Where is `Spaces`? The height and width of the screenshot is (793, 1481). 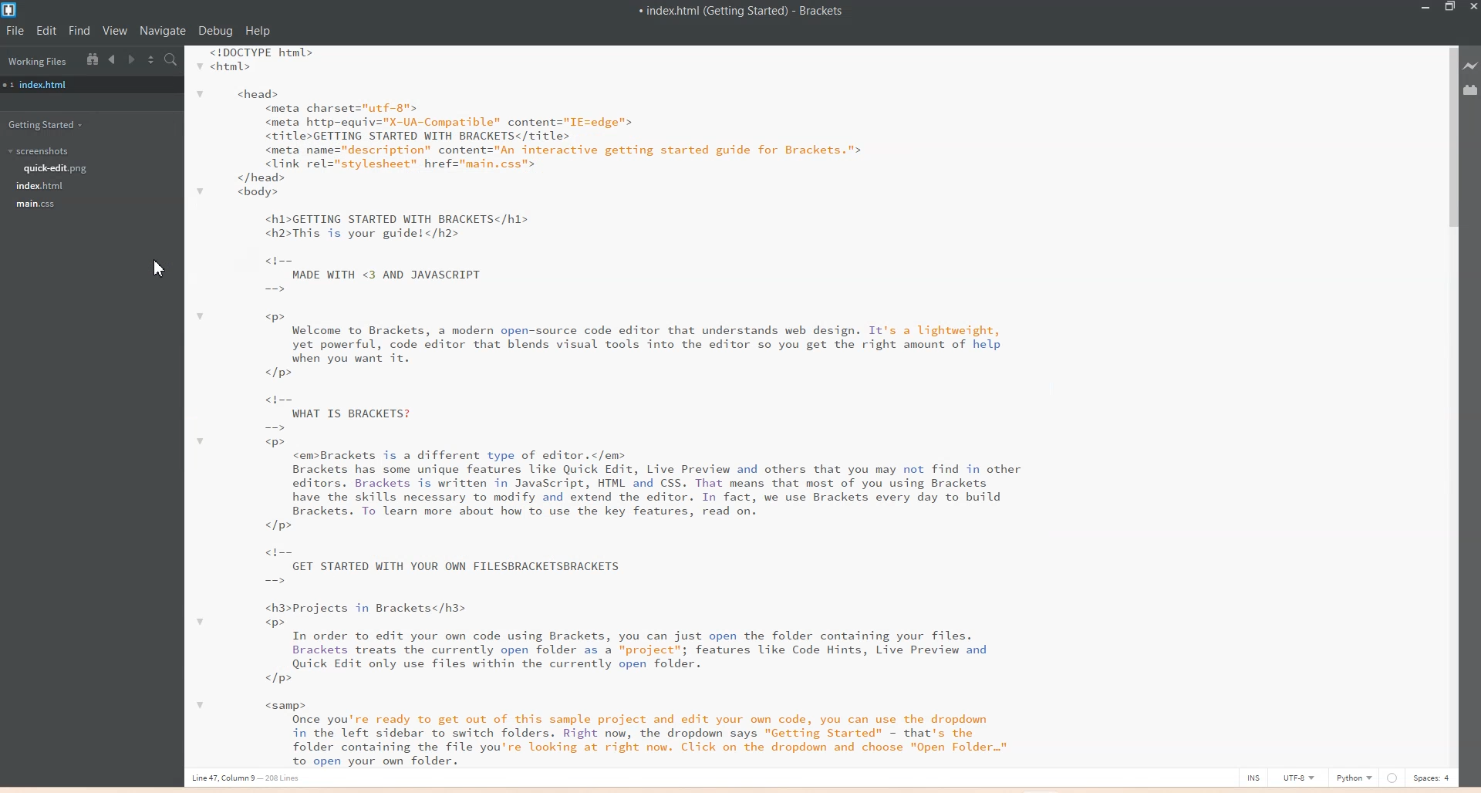
Spaces is located at coordinates (1429, 778).